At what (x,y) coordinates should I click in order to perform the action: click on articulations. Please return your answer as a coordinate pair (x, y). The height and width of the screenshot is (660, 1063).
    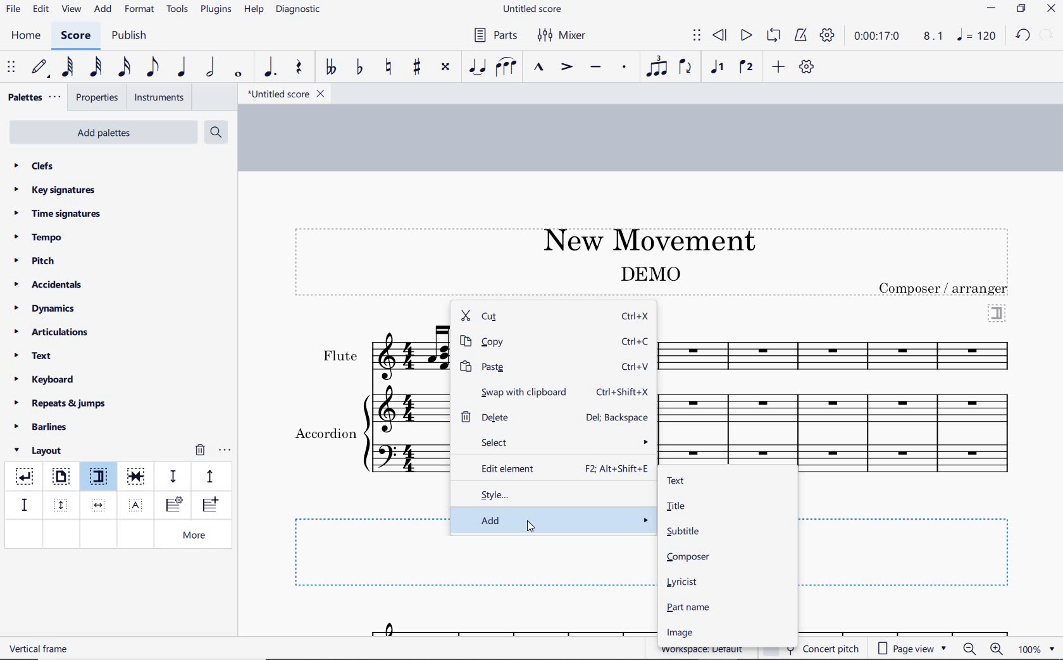
    Looking at the image, I should click on (53, 334).